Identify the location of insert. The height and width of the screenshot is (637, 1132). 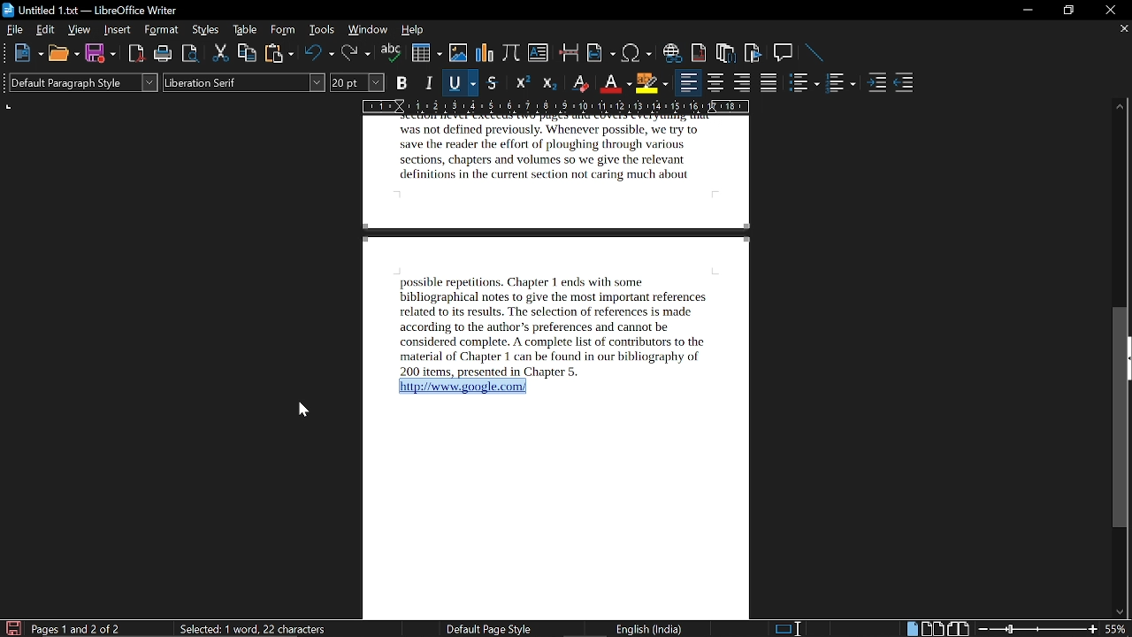
(118, 30).